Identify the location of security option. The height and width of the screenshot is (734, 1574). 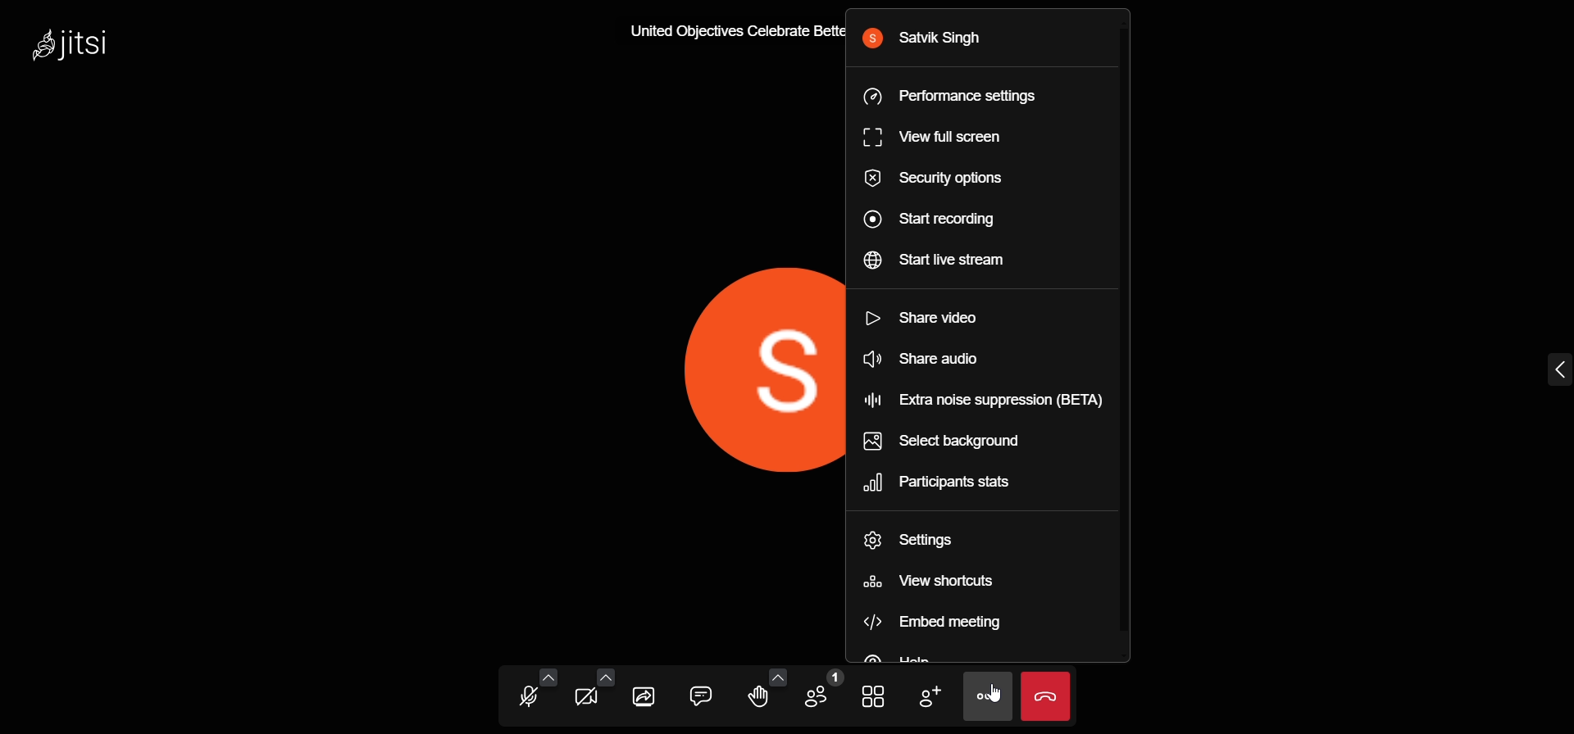
(945, 179).